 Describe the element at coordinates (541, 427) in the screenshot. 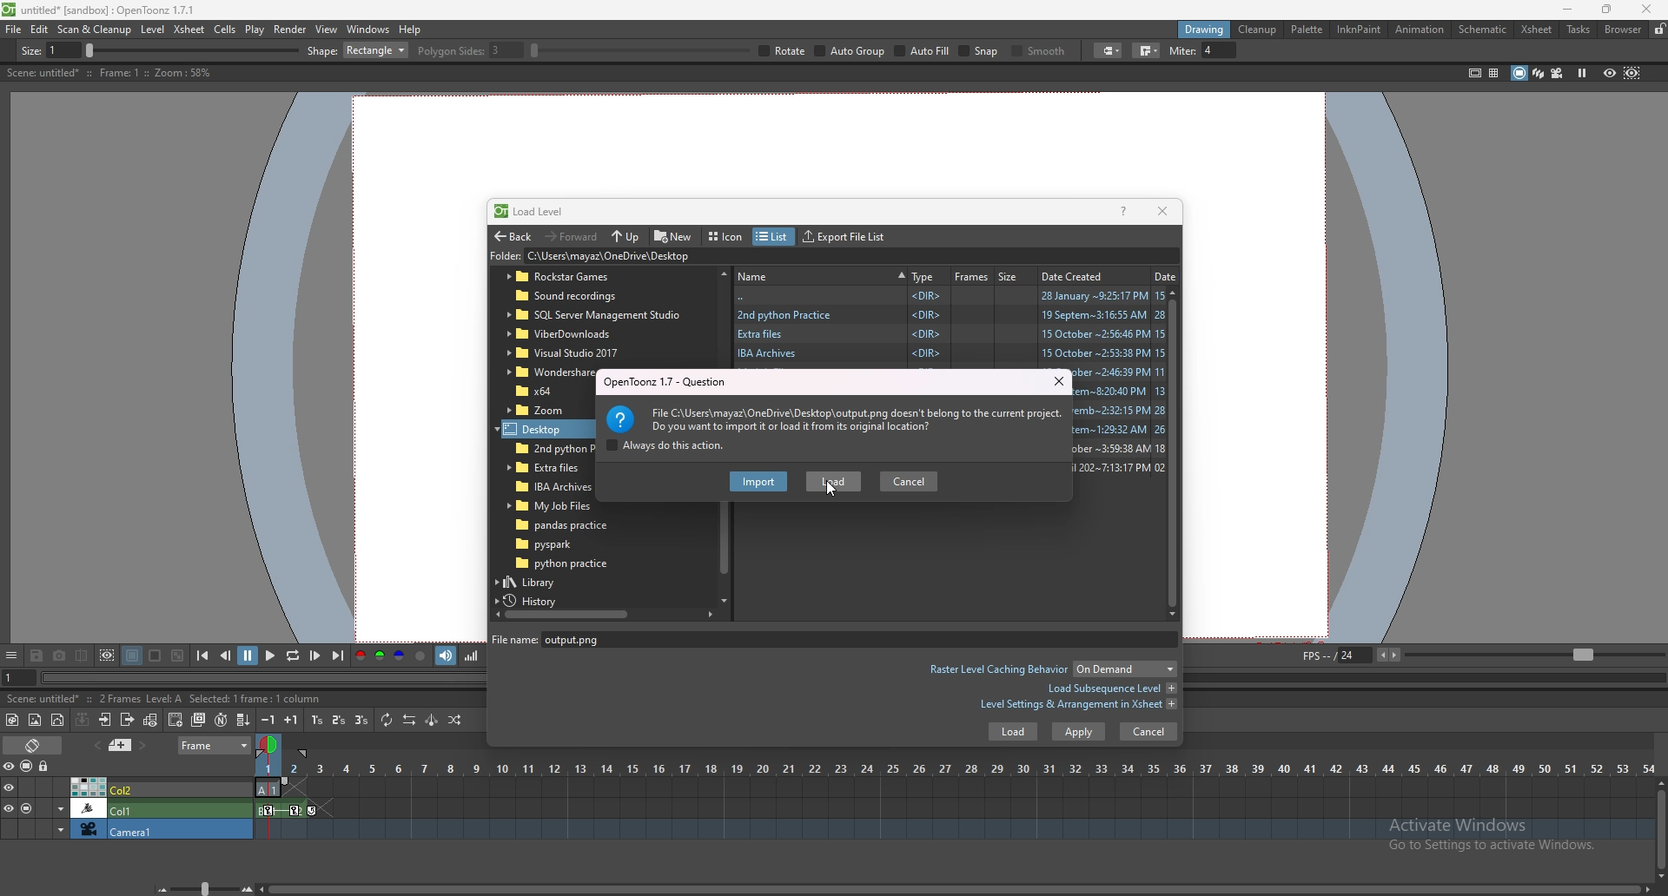

I see `folder` at that location.